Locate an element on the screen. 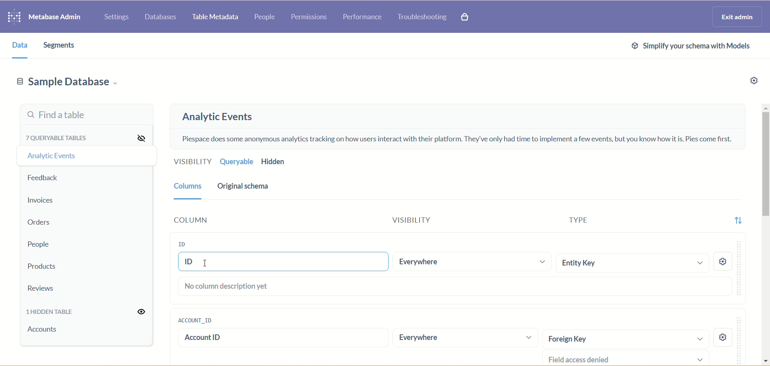 The width and height of the screenshot is (770, 366). Analytic events is located at coordinates (225, 115).